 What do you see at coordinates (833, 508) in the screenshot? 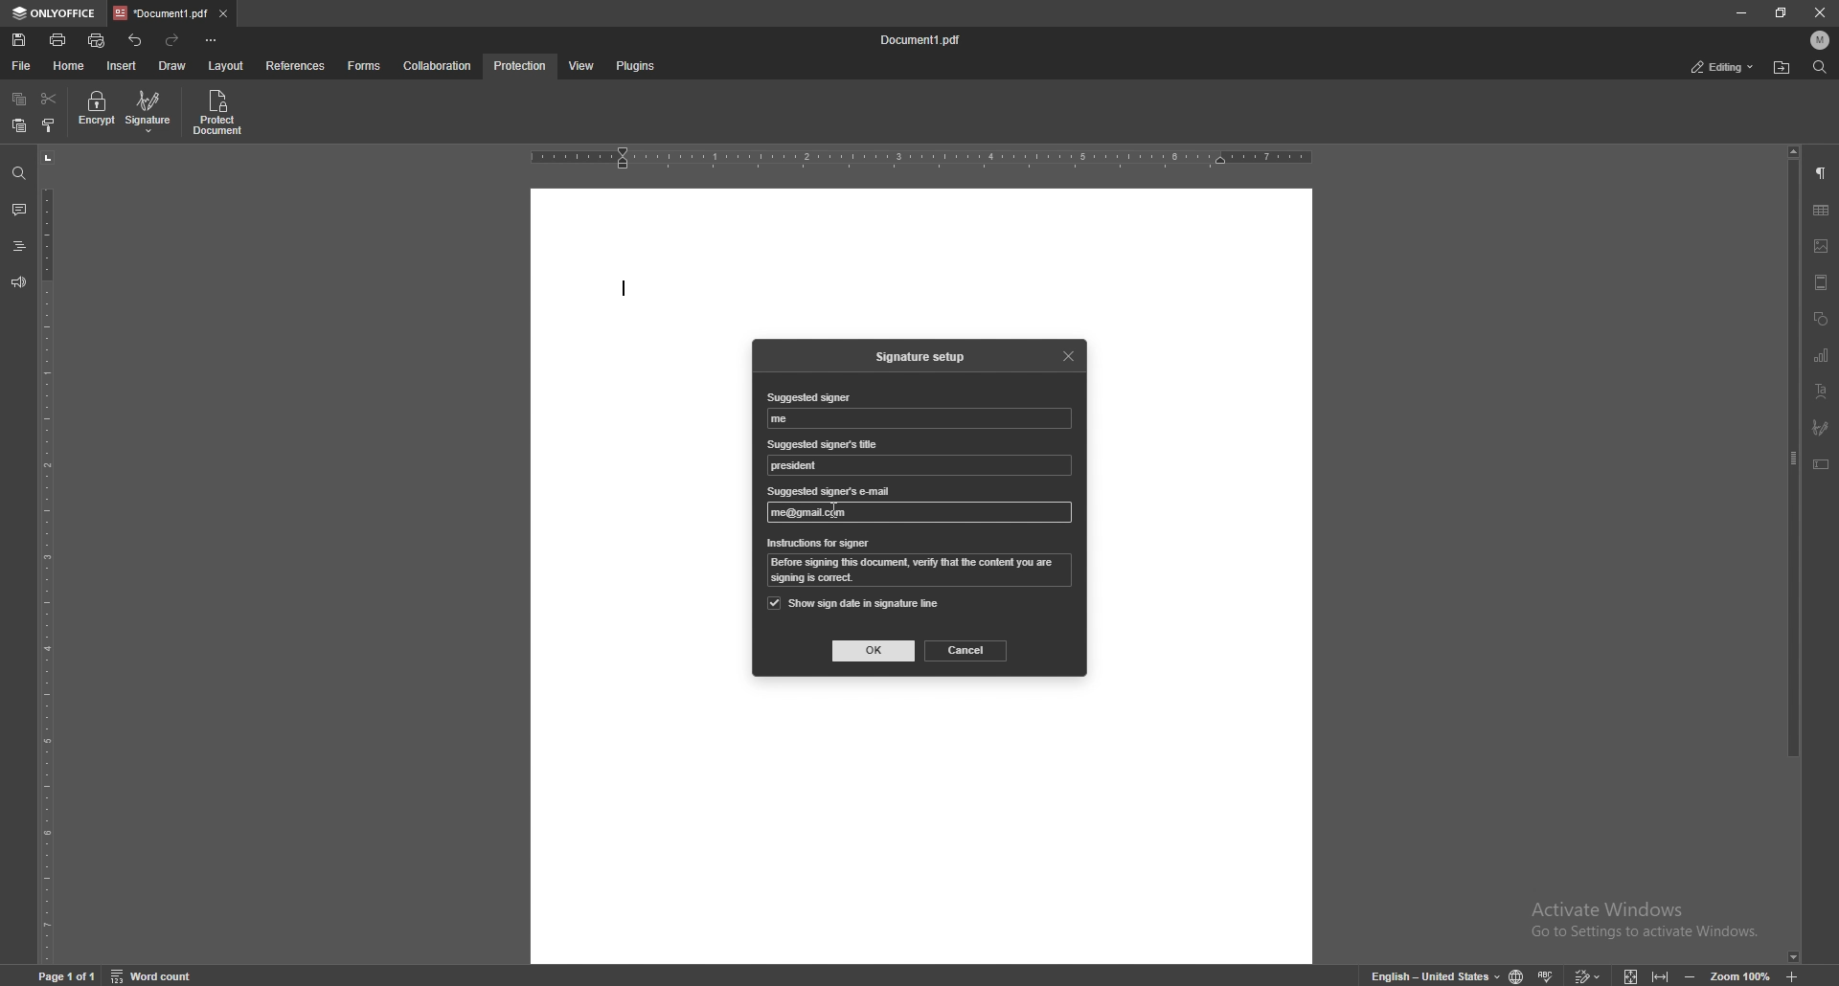
I see `cursor` at bounding box center [833, 508].